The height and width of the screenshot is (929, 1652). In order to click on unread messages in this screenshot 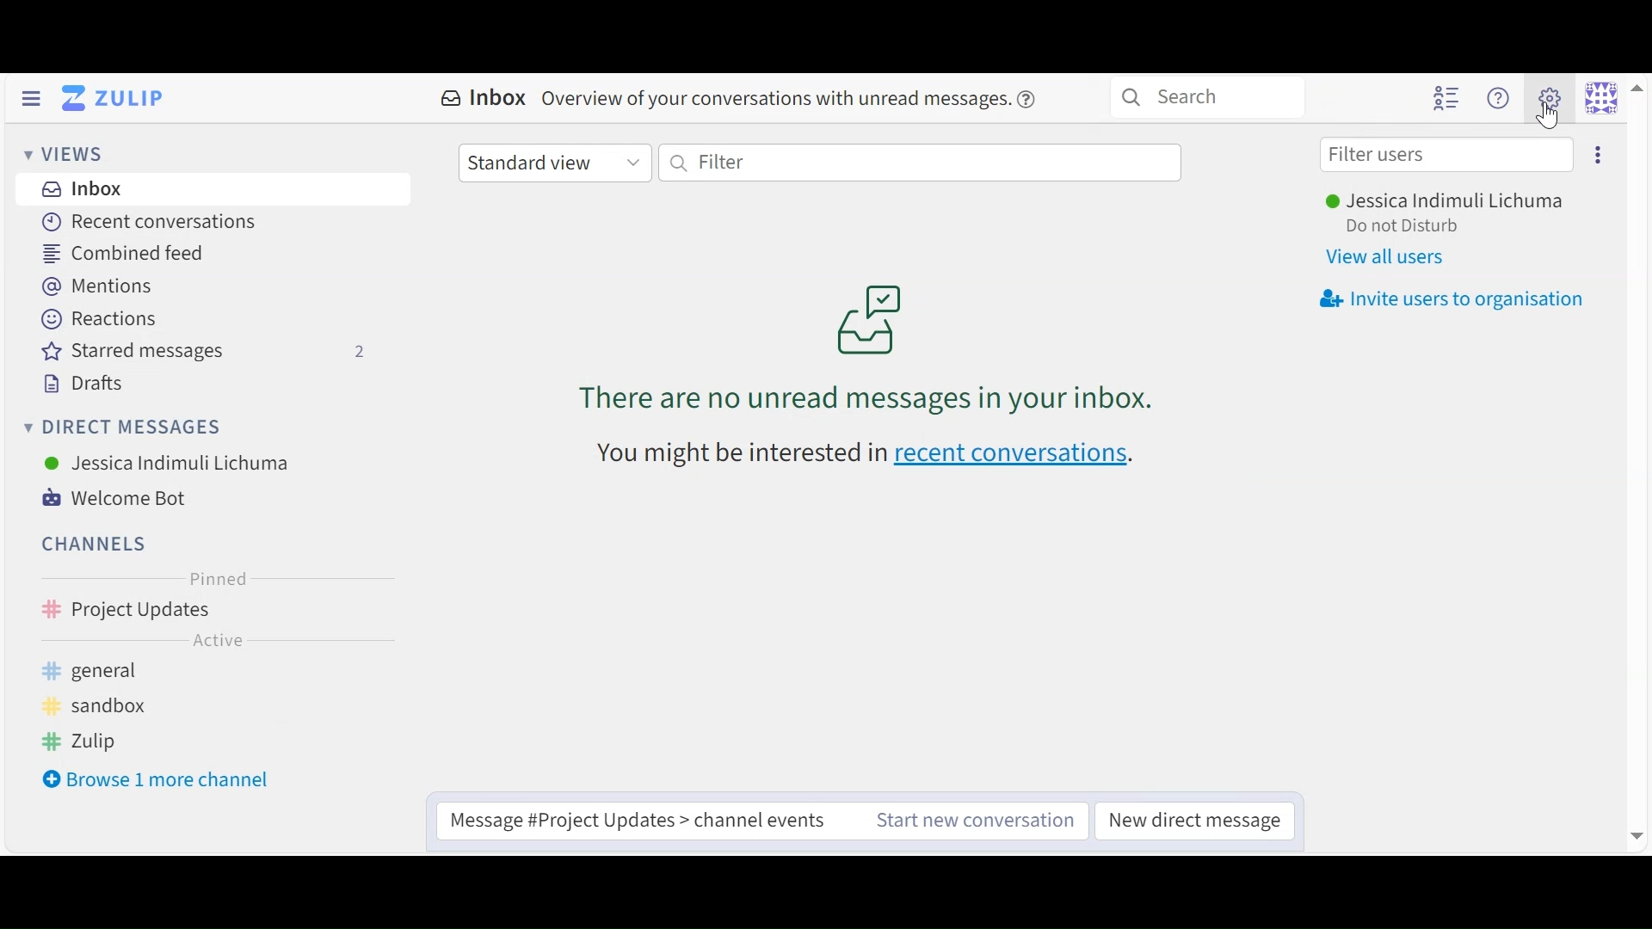, I will do `click(866, 350)`.